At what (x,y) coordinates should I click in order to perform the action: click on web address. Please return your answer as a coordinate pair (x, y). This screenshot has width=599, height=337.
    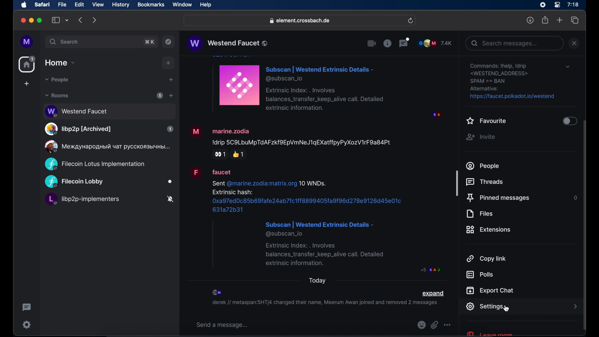
    Looking at the image, I should click on (300, 21).